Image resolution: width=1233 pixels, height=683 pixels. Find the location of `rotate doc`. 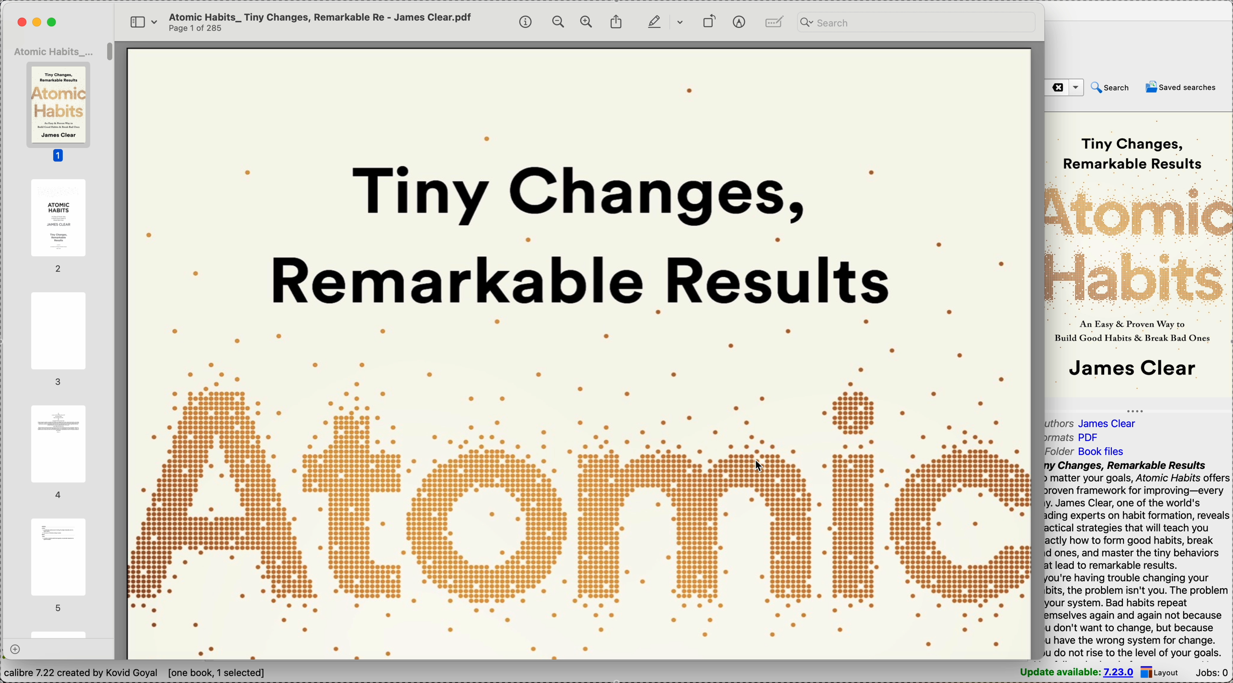

rotate doc is located at coordinates (707, 21).